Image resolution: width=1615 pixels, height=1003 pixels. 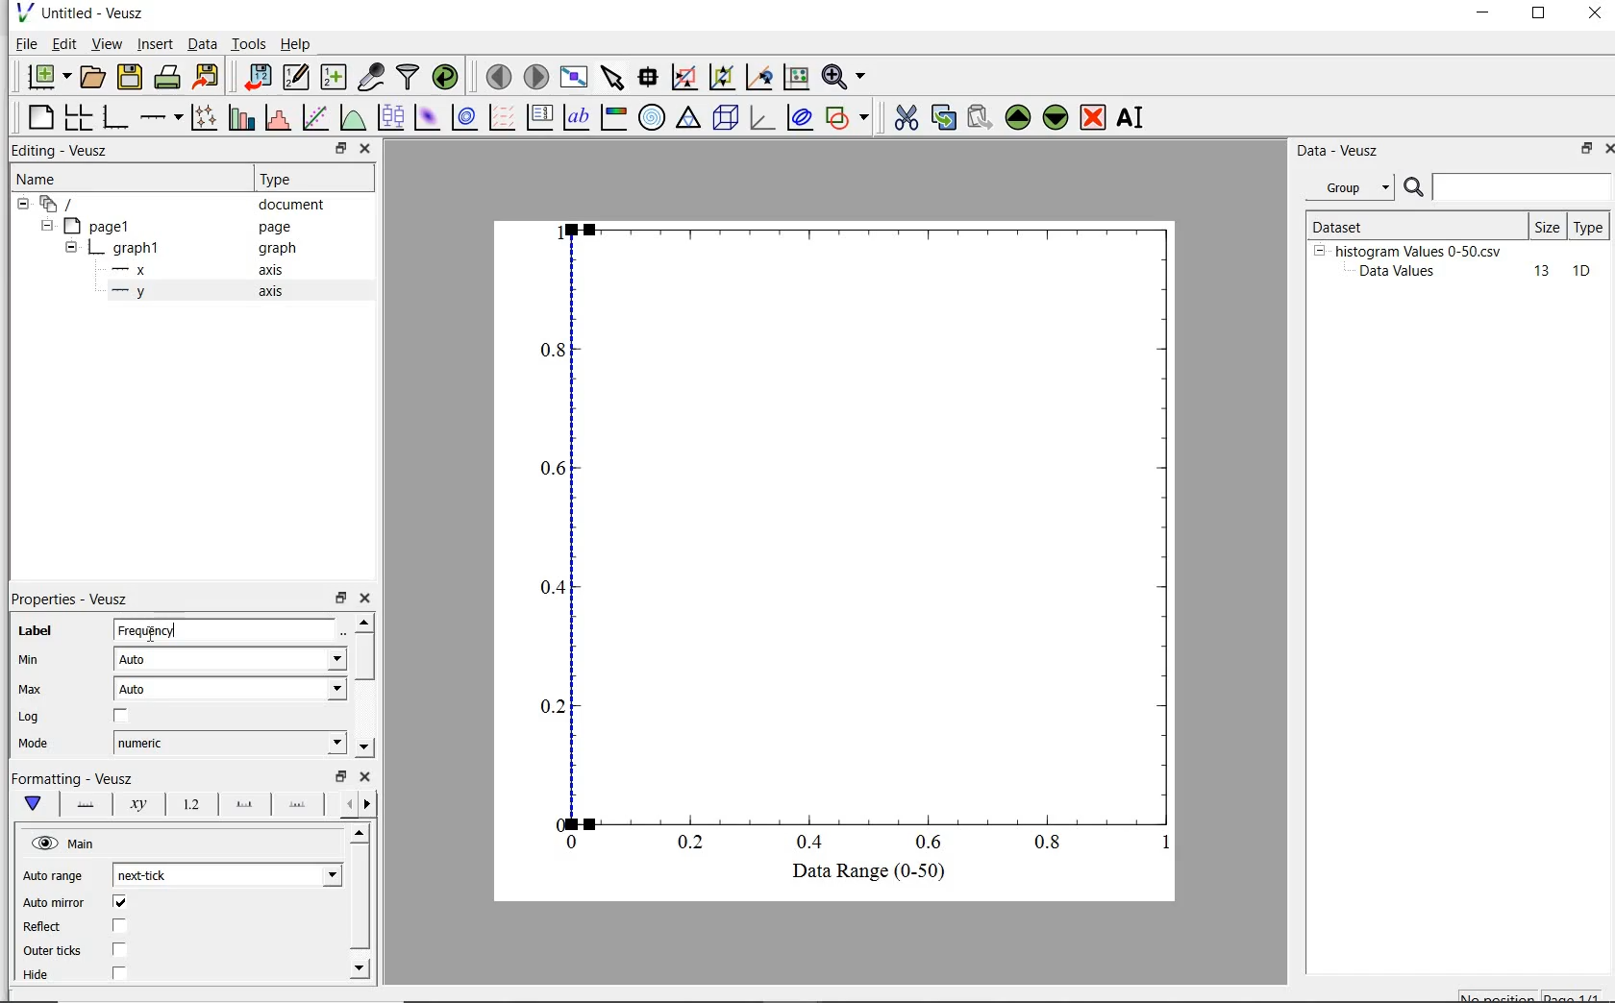 What do you see at coordinates (45, 927) in the screenshot?
I see ` Reflect` at bounding box center [45, 927].